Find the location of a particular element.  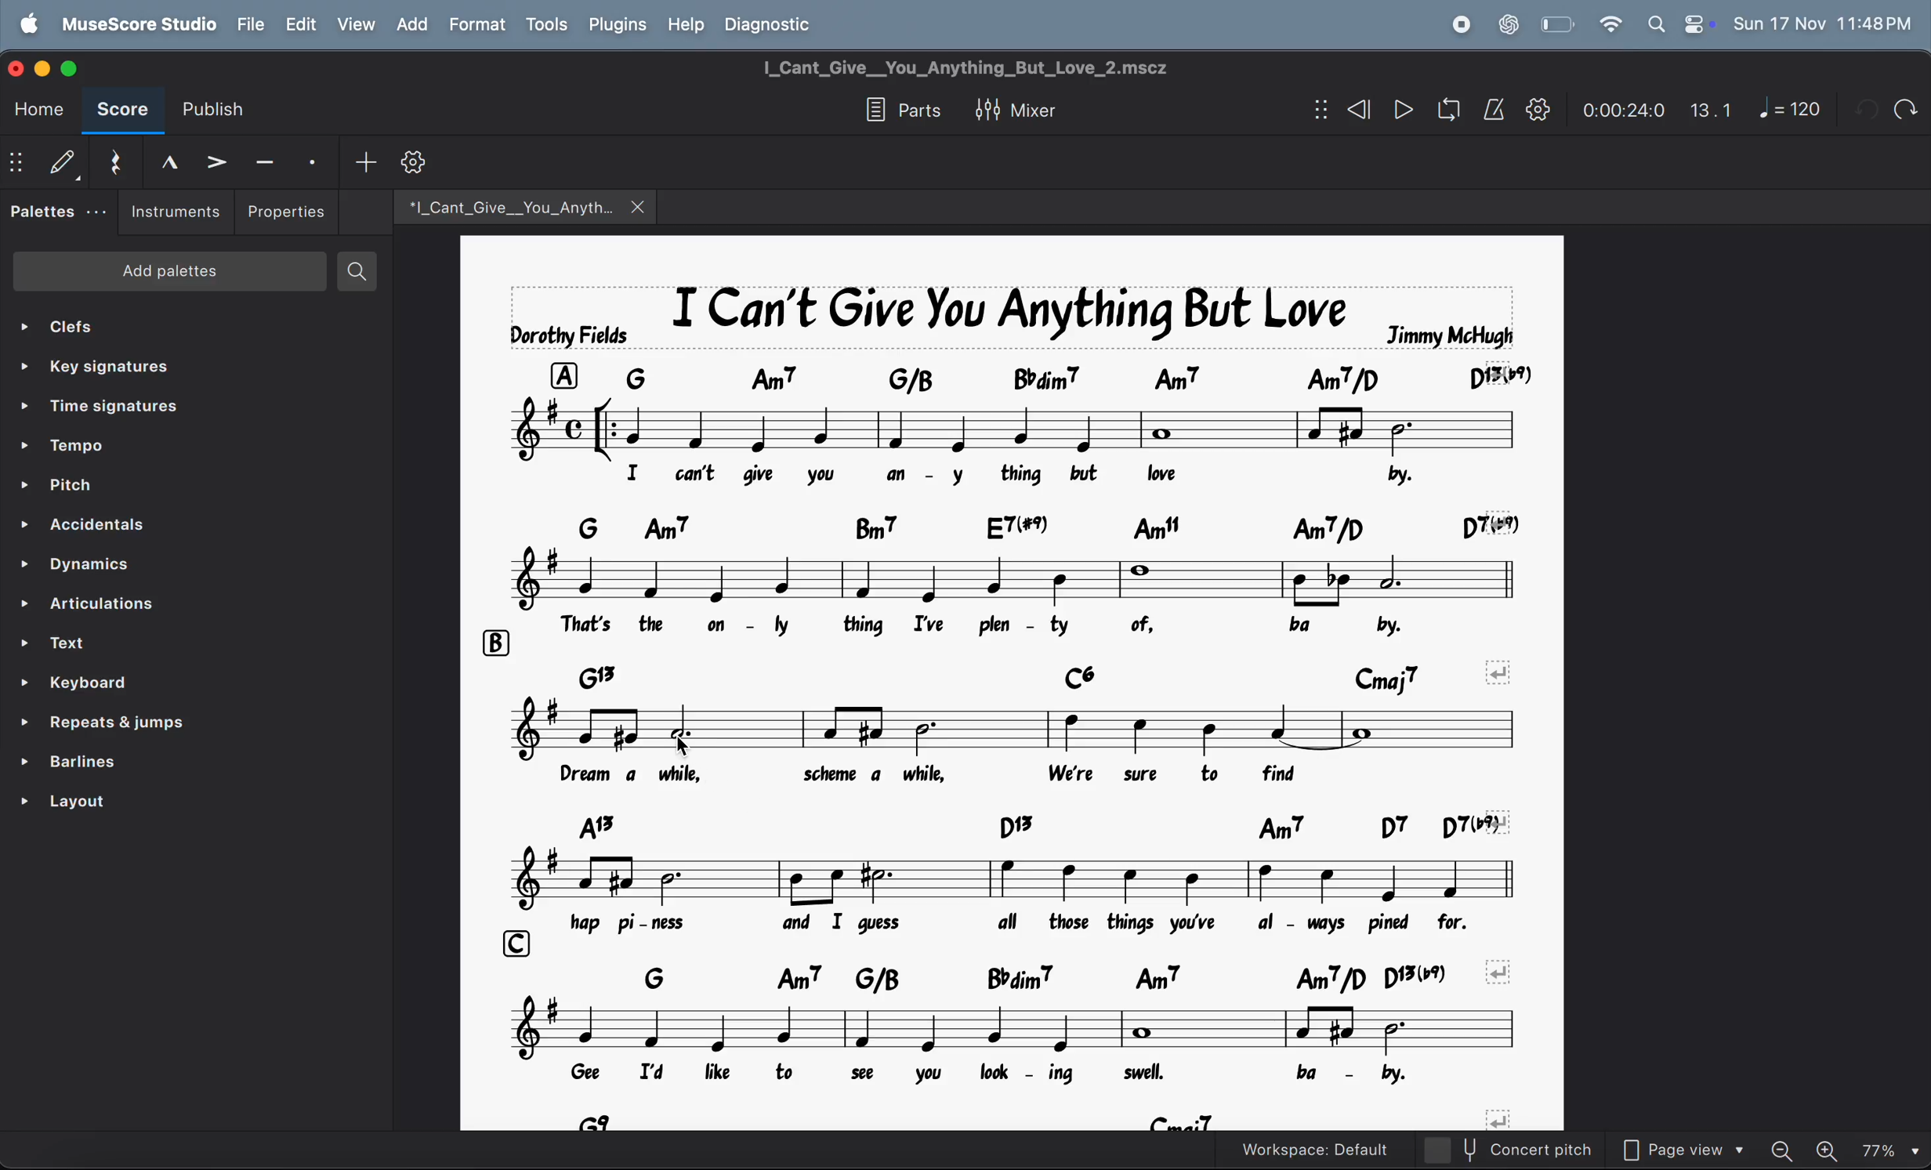

date and time is located at coordinates (1823, 23).